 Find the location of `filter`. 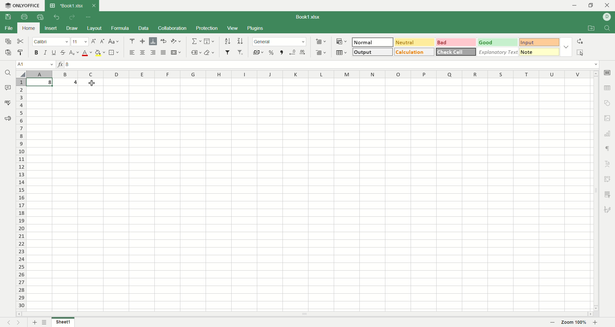

filter is located at coordinates (228, 52).